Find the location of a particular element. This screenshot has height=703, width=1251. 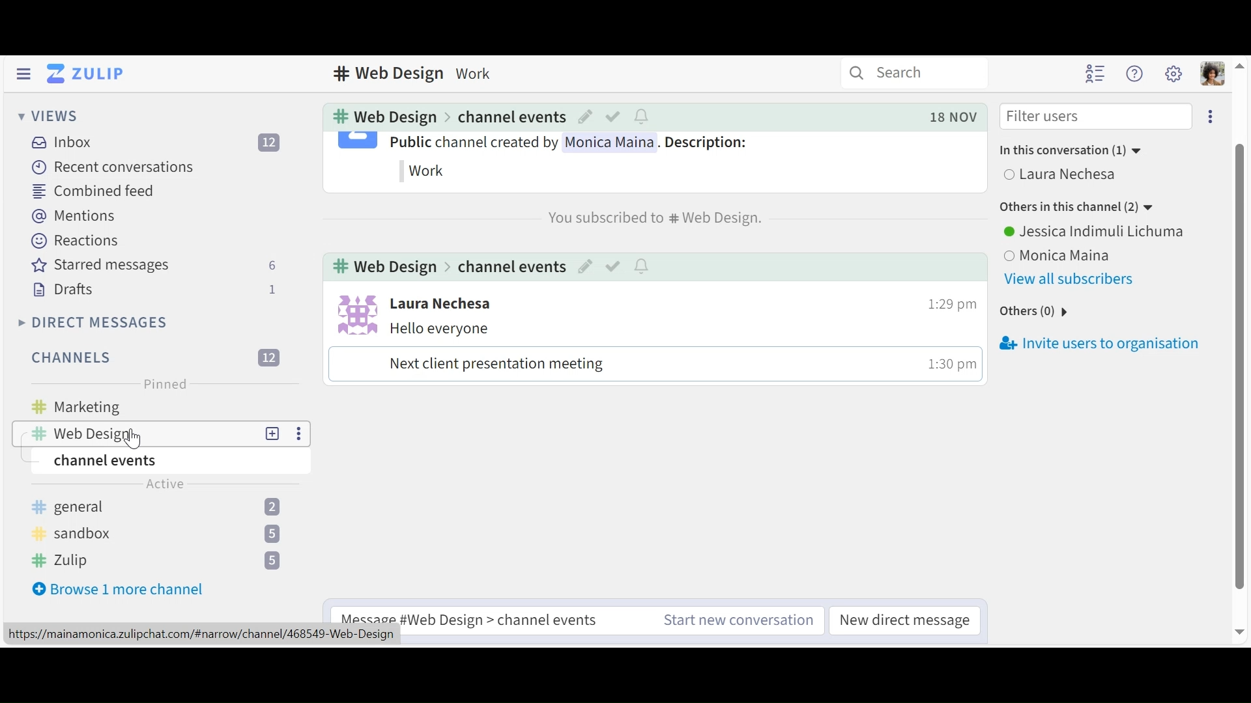

Edit is located at coordinates (586, 117).